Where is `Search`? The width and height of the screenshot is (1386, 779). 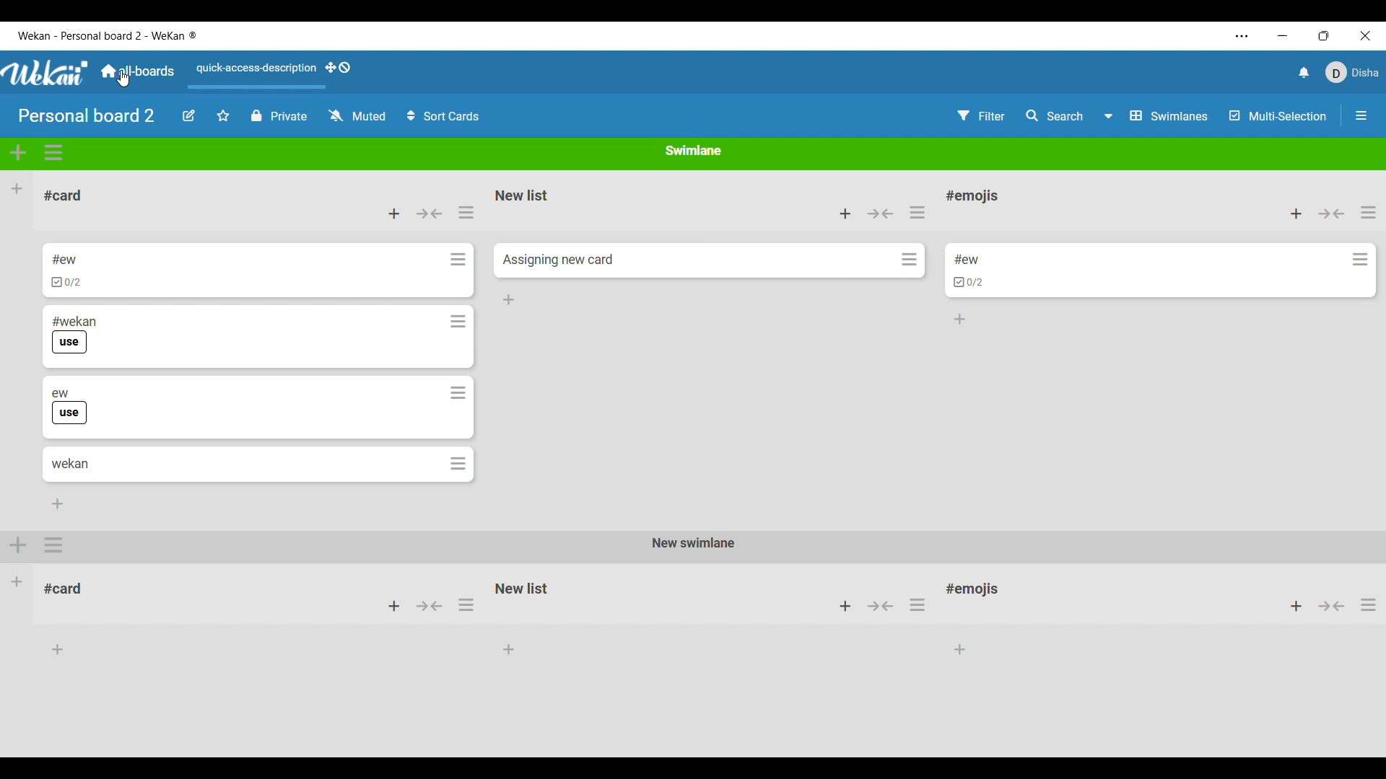 Search is located at coordinates (1054, 115).